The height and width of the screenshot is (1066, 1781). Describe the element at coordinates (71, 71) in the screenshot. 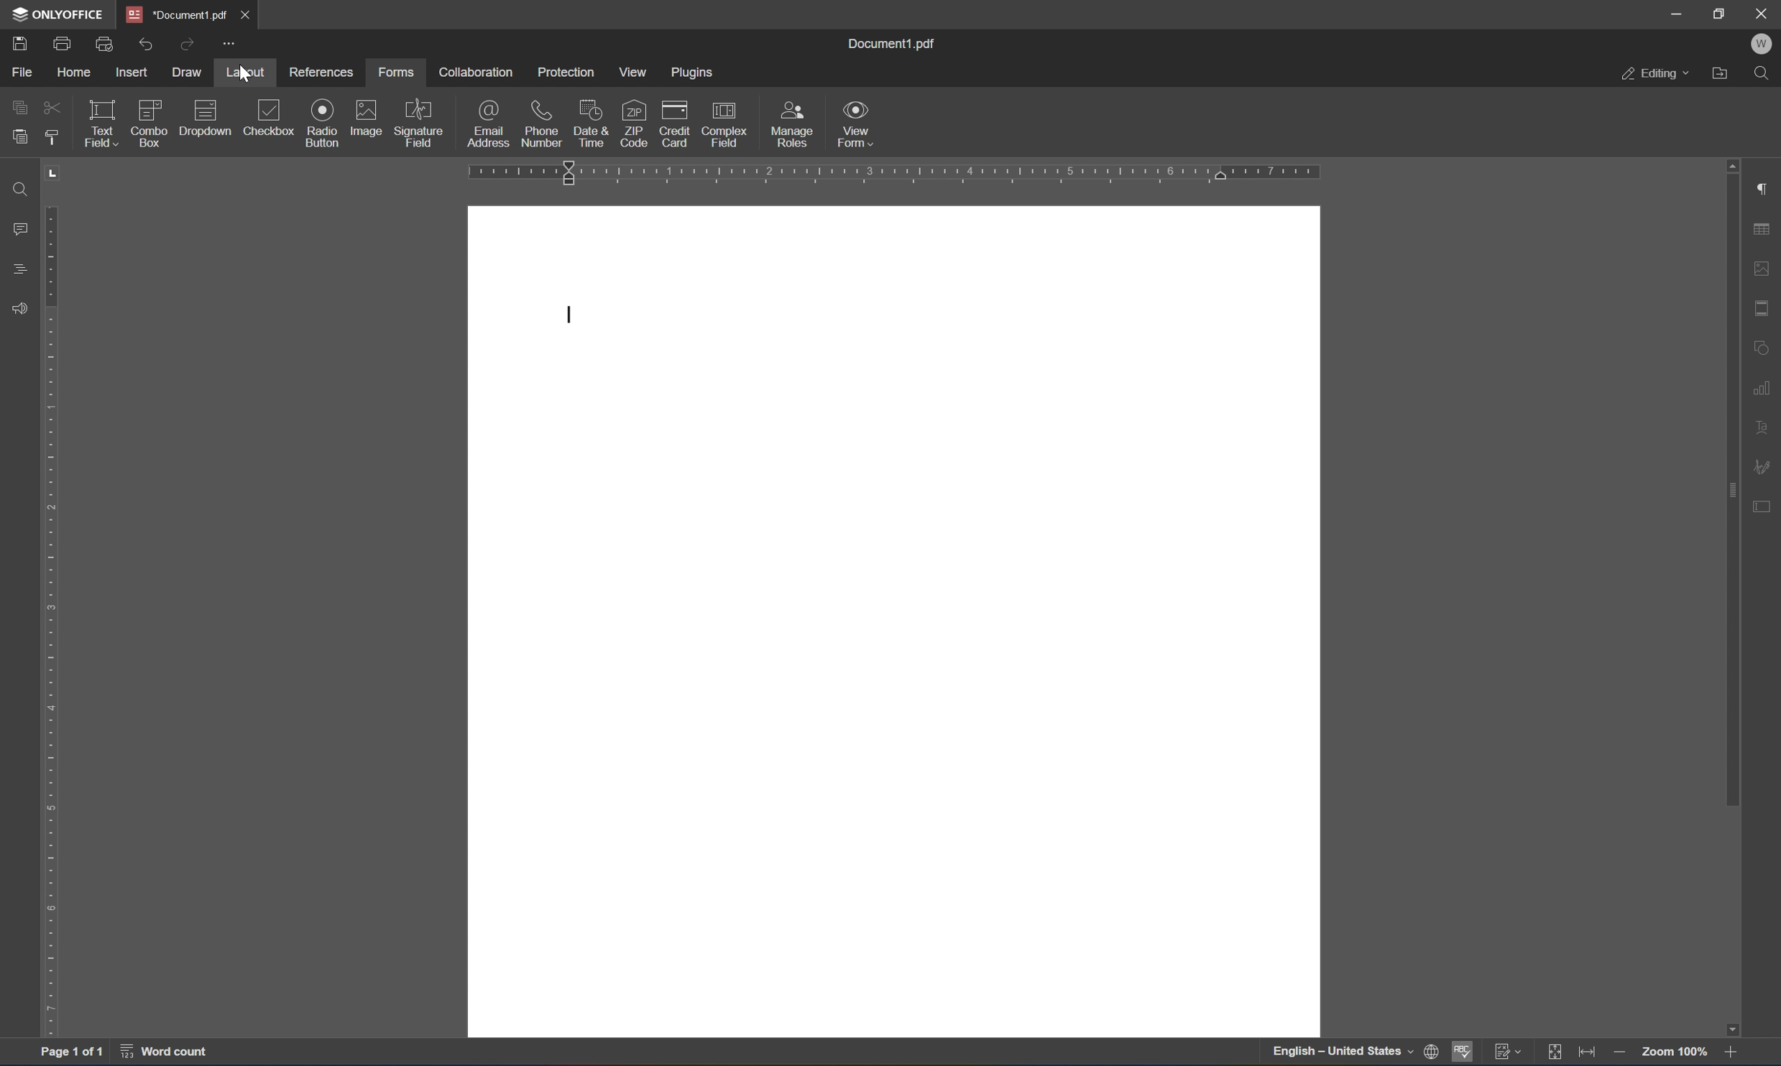

I see `home` at that location.